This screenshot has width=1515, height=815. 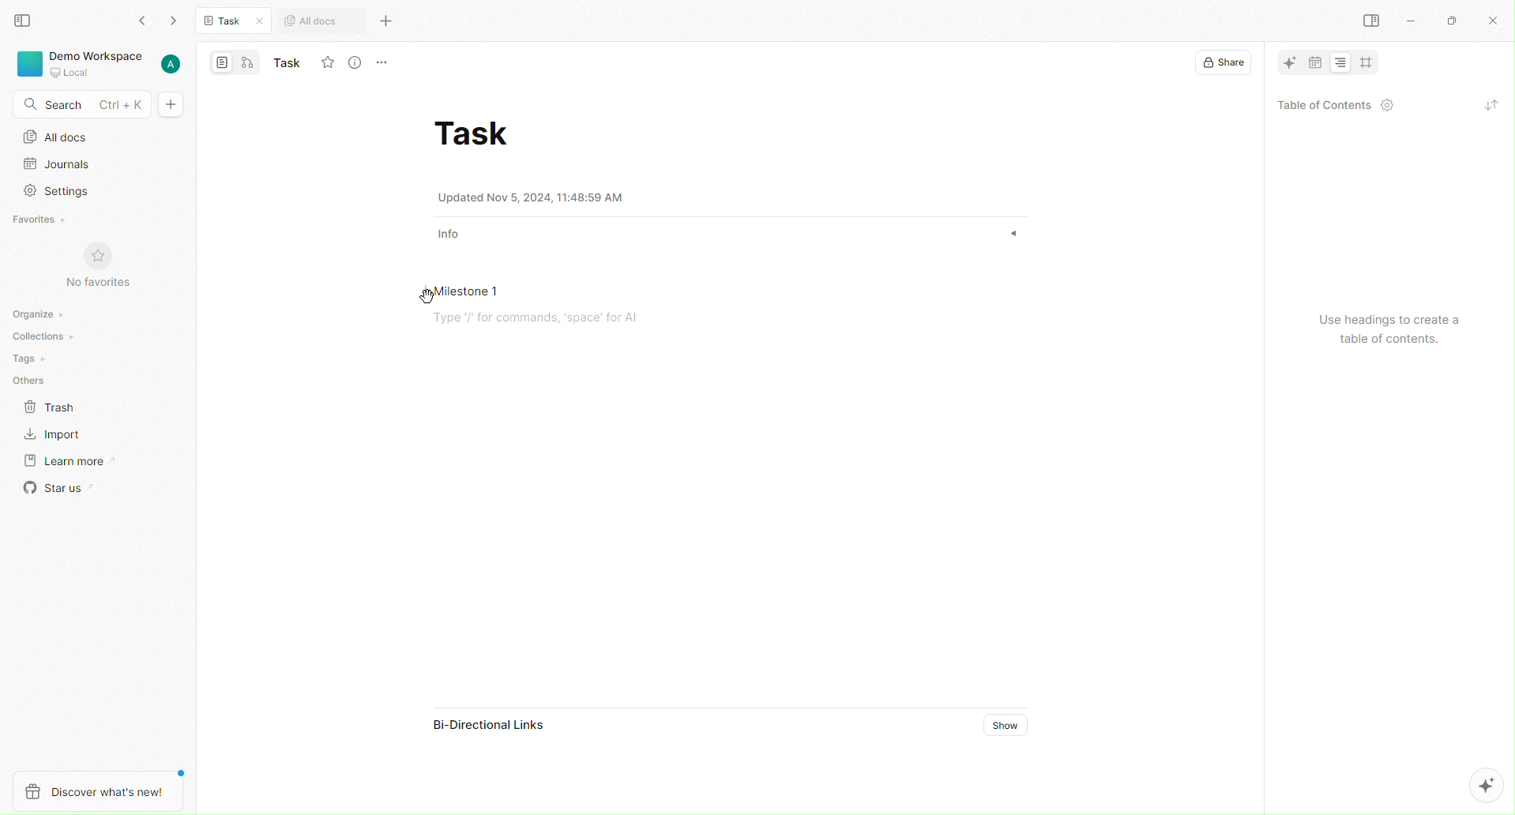 What do you see at coordinates (1367, 64) in the screenshot?
I see `crop` at bounding box center [1367, 64].